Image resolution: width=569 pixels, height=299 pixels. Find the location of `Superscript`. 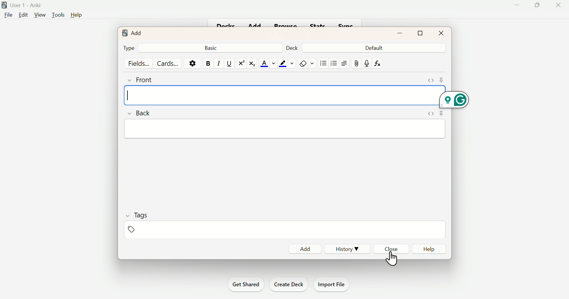

Superscript is located at coordinates (240, 63).